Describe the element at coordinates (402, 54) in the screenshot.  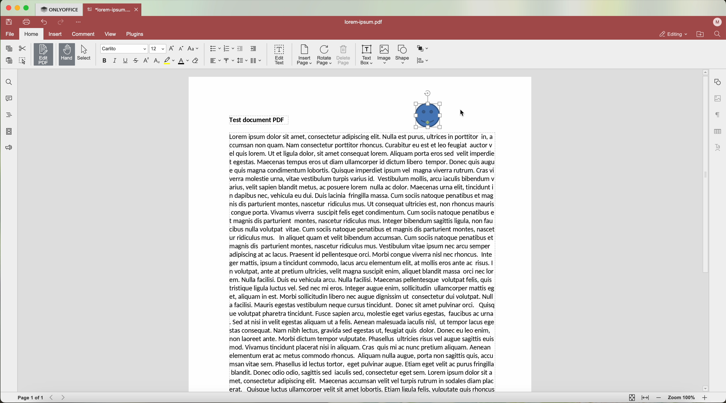
I see `shape` at that location.